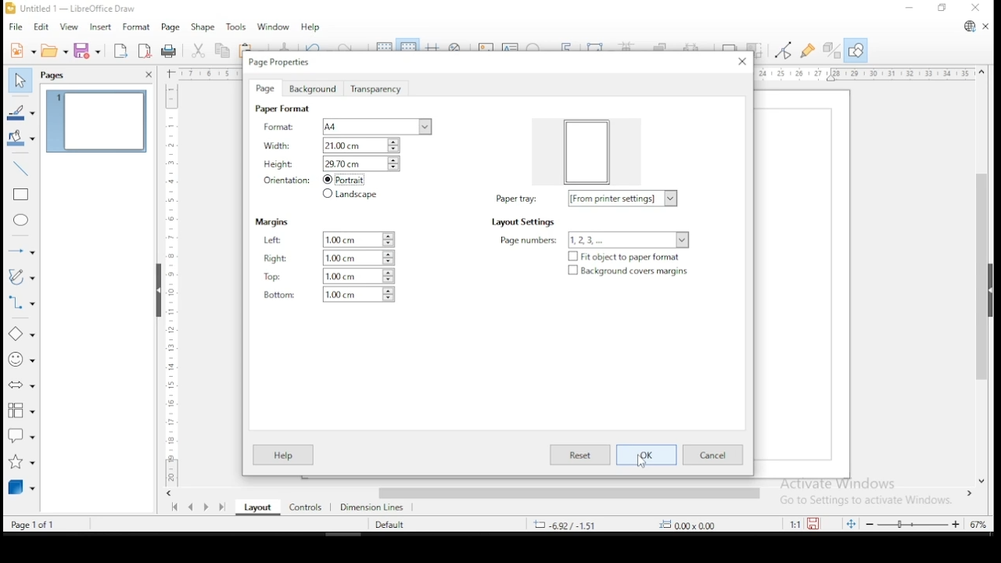 This screenshot has height=563, width=1001. Describe the element at coordinates (95, 122) in the screenshot. I see `page 1` at that location.